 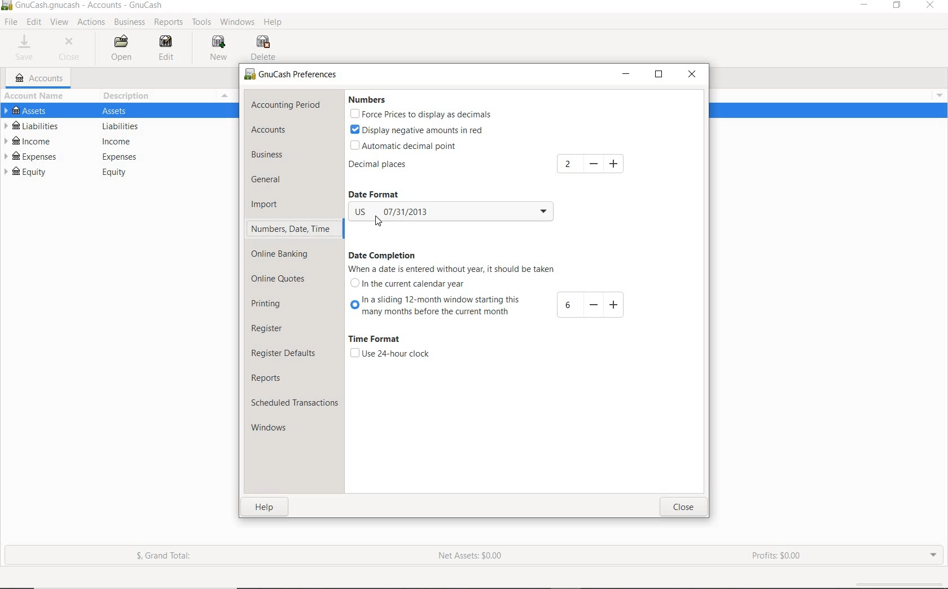 What do you see at coordinates (265, 49) in the screenshot?
I see `DELETE` at bounding box center [265, 49].